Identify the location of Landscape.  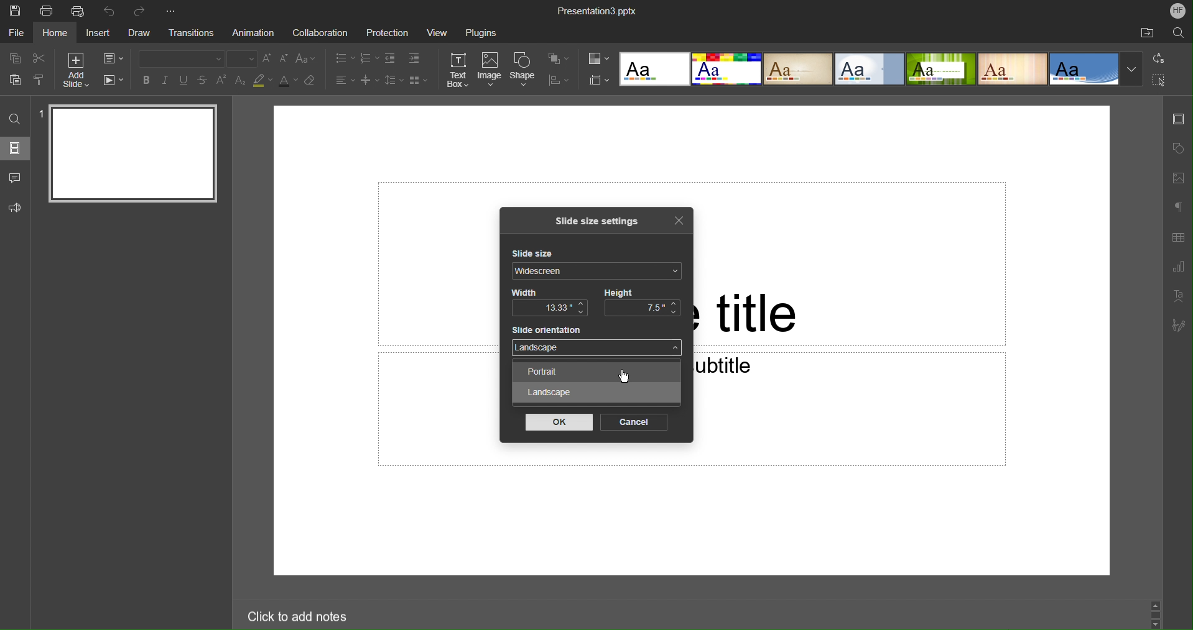
(598, 347).